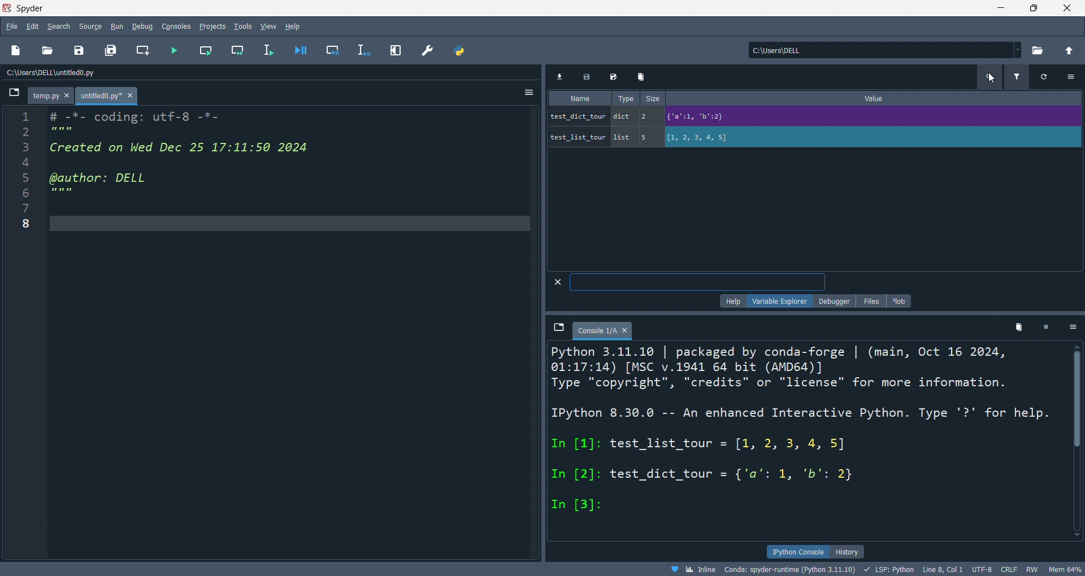 This screenshot has width=1085, height=576. I want to click on ipython console, so click(798, 551).